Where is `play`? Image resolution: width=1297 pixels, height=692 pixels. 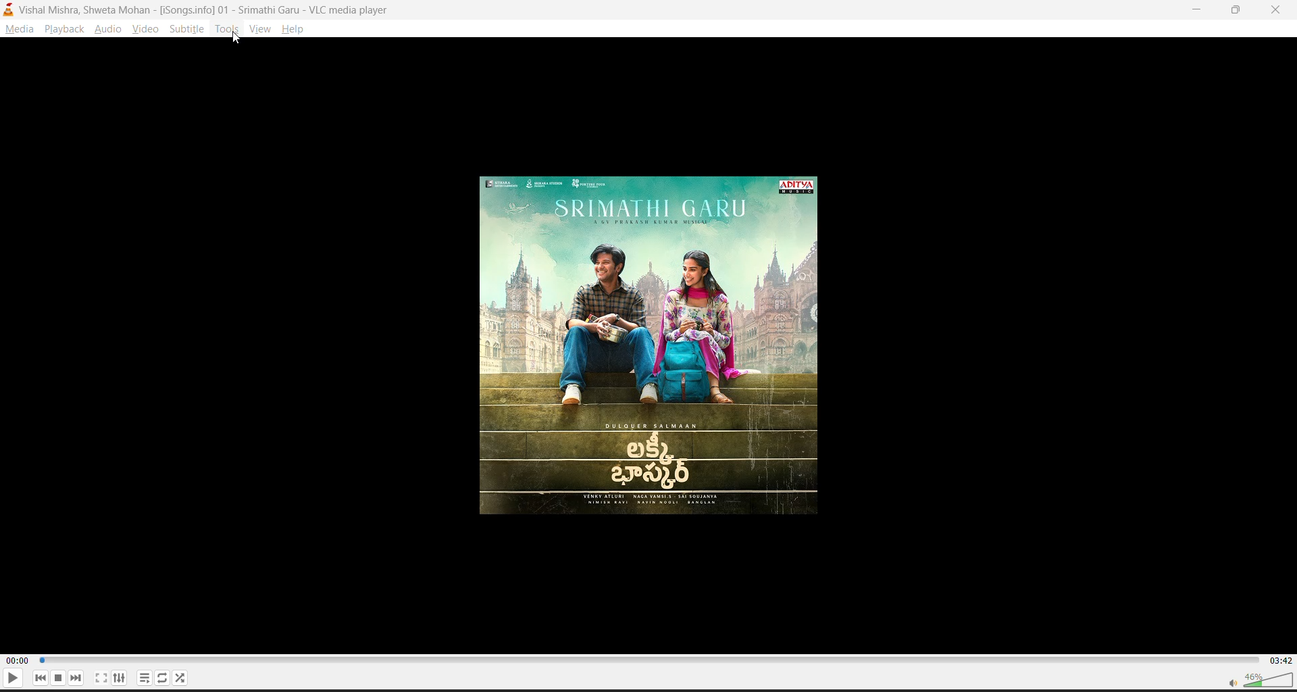
play is located at coordinates (11, 680).